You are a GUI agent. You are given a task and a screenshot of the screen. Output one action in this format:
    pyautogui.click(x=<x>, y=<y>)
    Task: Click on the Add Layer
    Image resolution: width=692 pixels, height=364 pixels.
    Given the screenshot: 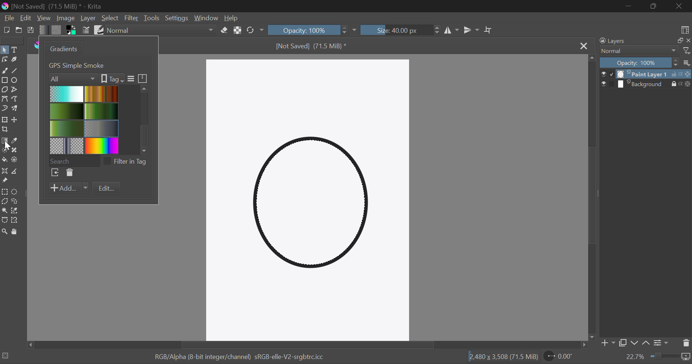 What is the action you would take?
    pyautogui.click(x=608, y=343)
    